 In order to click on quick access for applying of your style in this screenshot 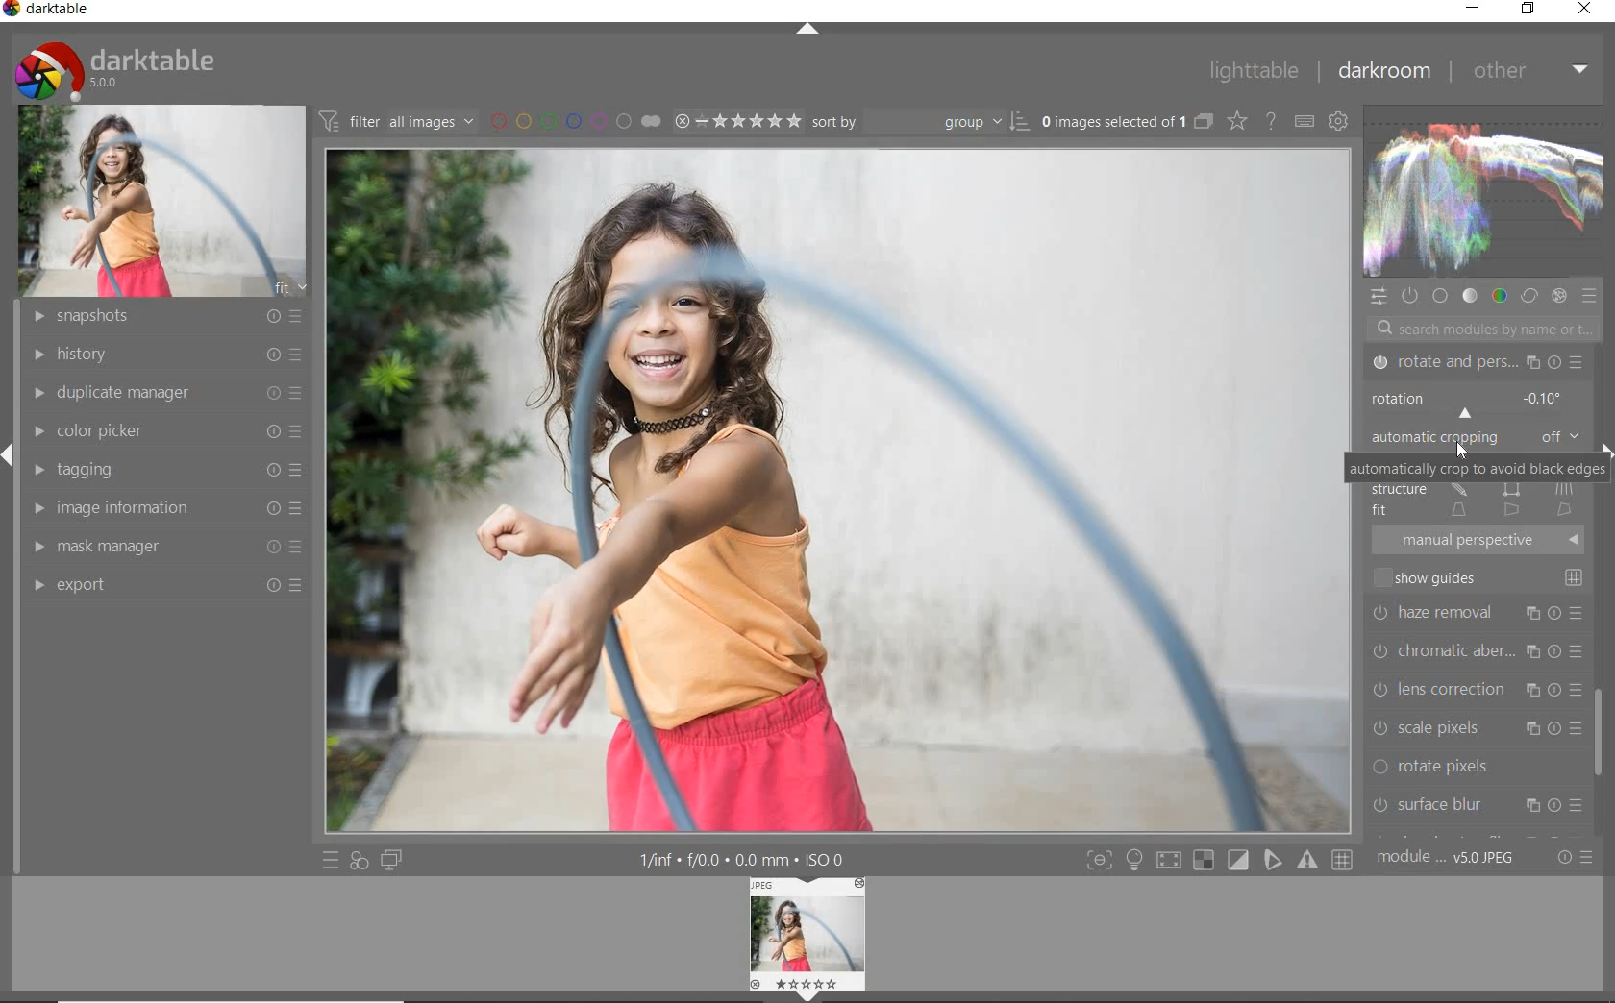, I will do `click(358, 859)`.